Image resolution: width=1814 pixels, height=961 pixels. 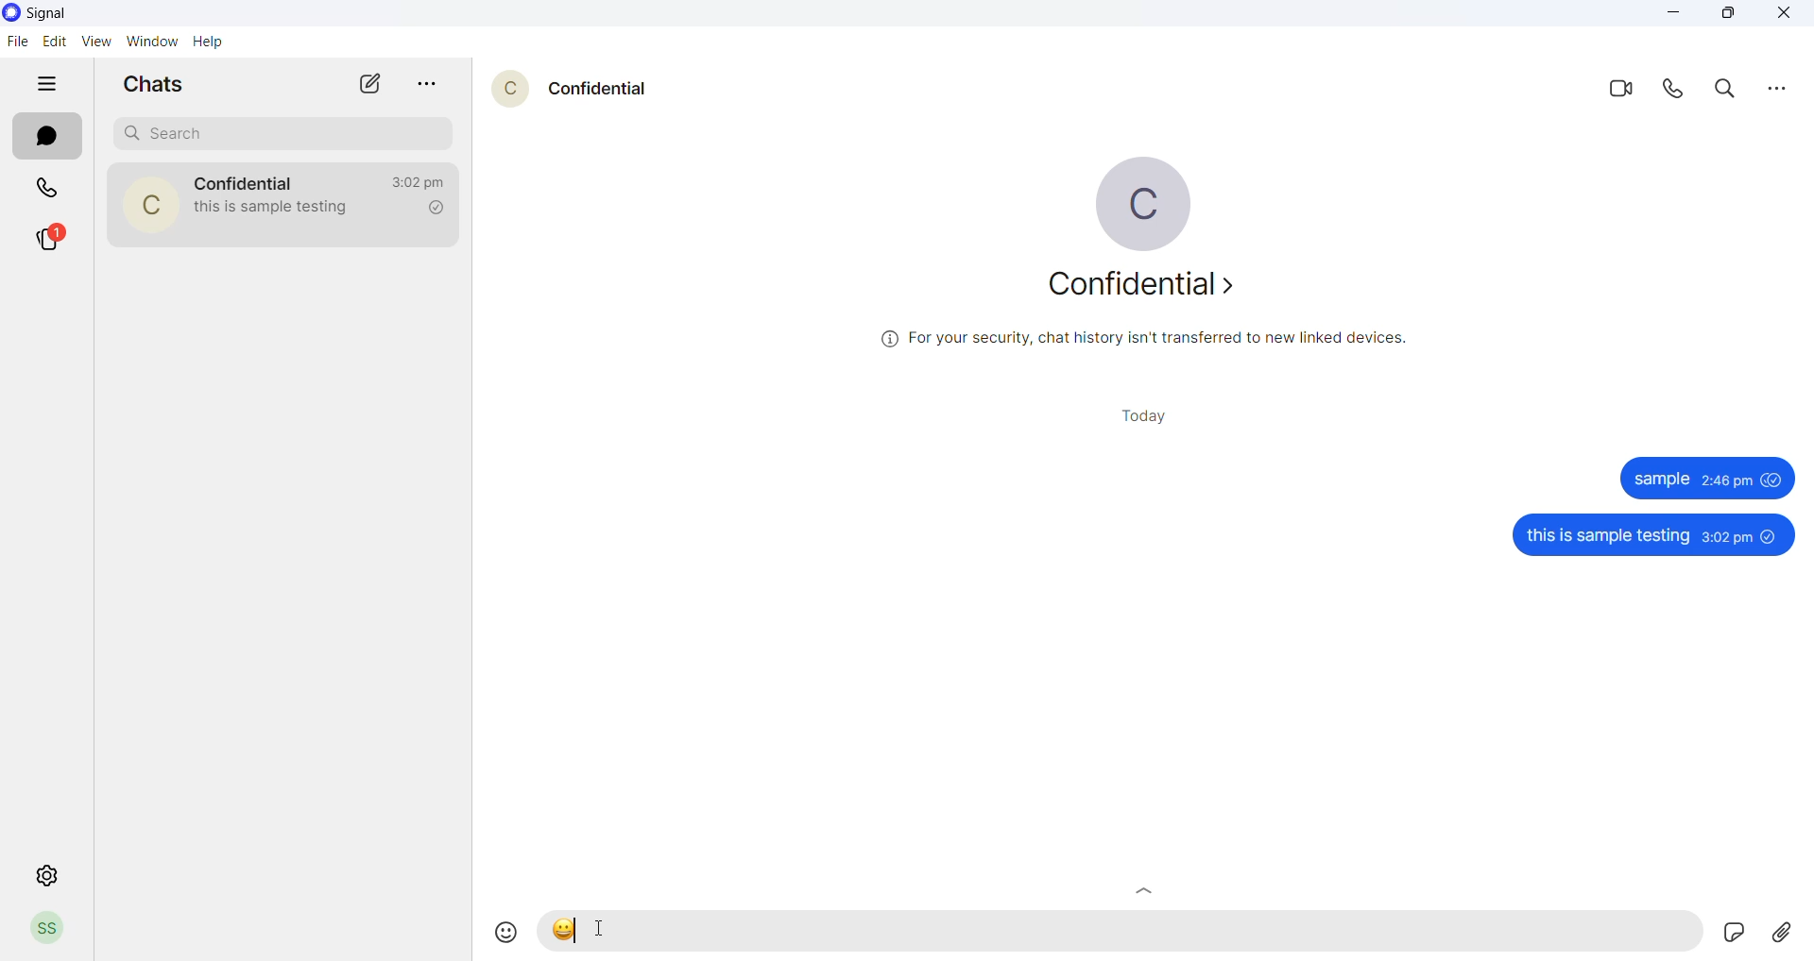 I want to click on stories, so click(x=52, y=238).